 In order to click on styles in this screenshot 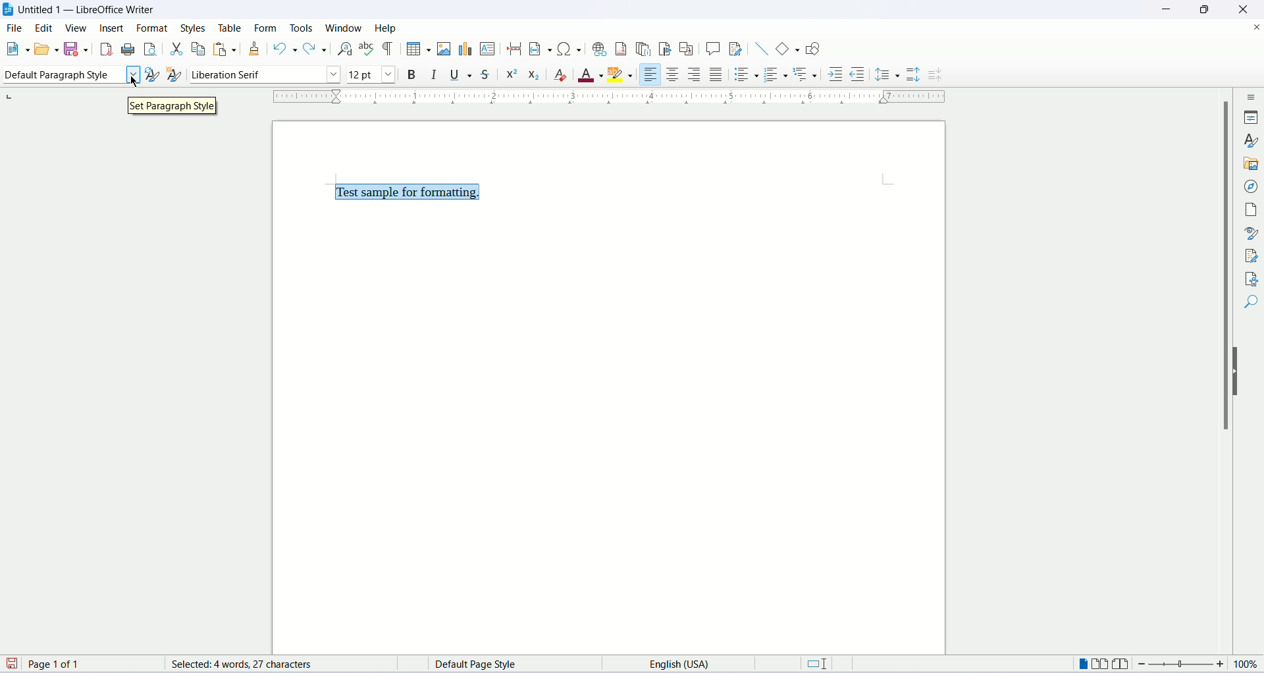, I will do `click(195, 26)`.